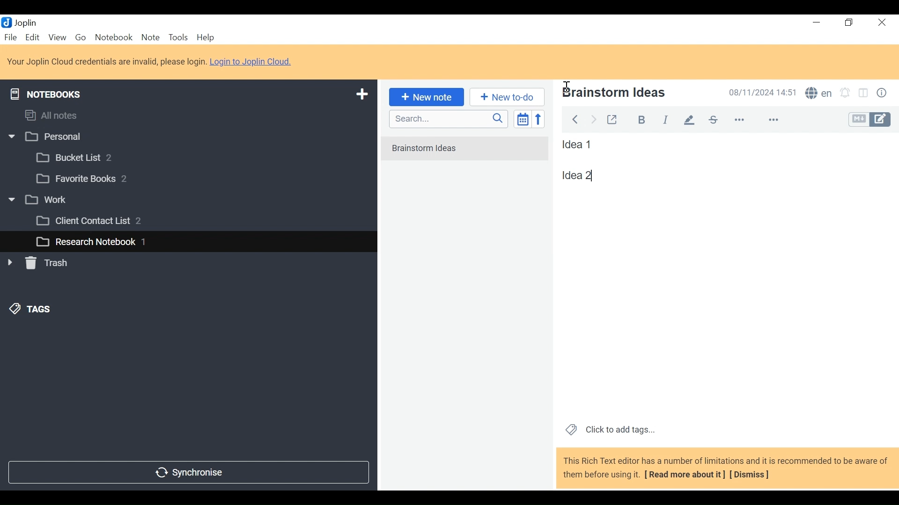 The width and height of the screenshot is (899, 505). Describe the element at coordinates (666, 119) in the screenshot. I see `italiac` at that location.